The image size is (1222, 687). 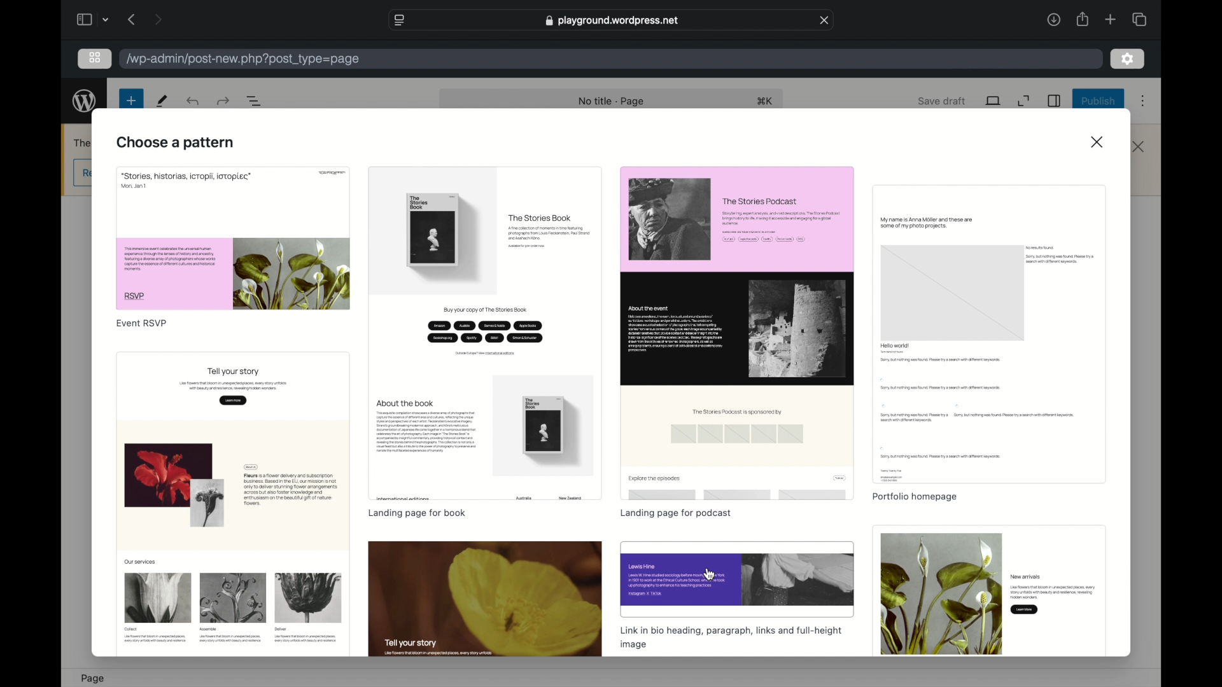 What do you see at coordinates (1142, 102) in the screenshot?
I see `more options` at bounding box center [1142, 102].